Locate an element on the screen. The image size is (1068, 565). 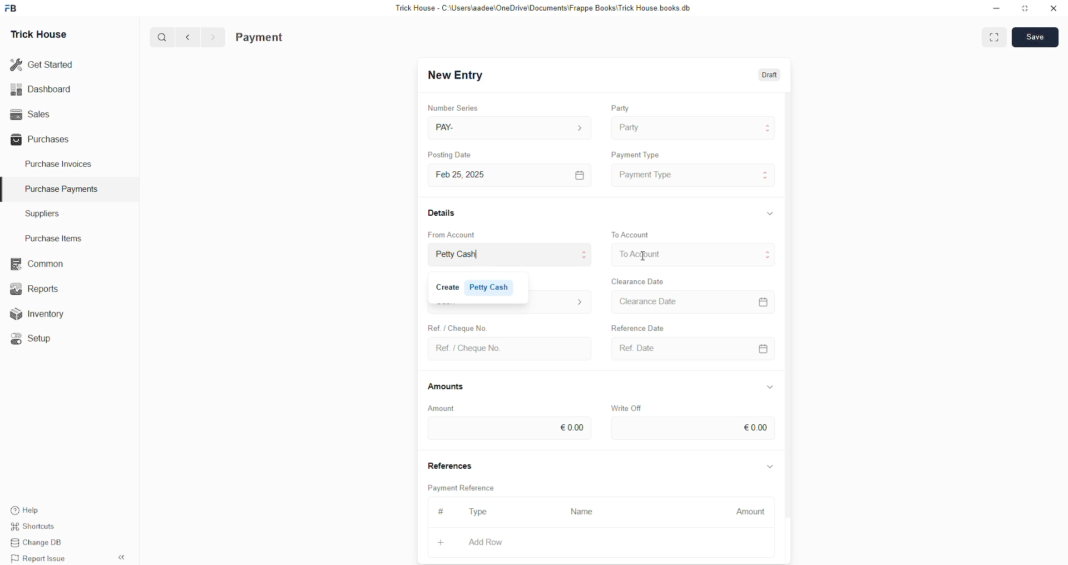
From Account is located at coordinates (456, 234).